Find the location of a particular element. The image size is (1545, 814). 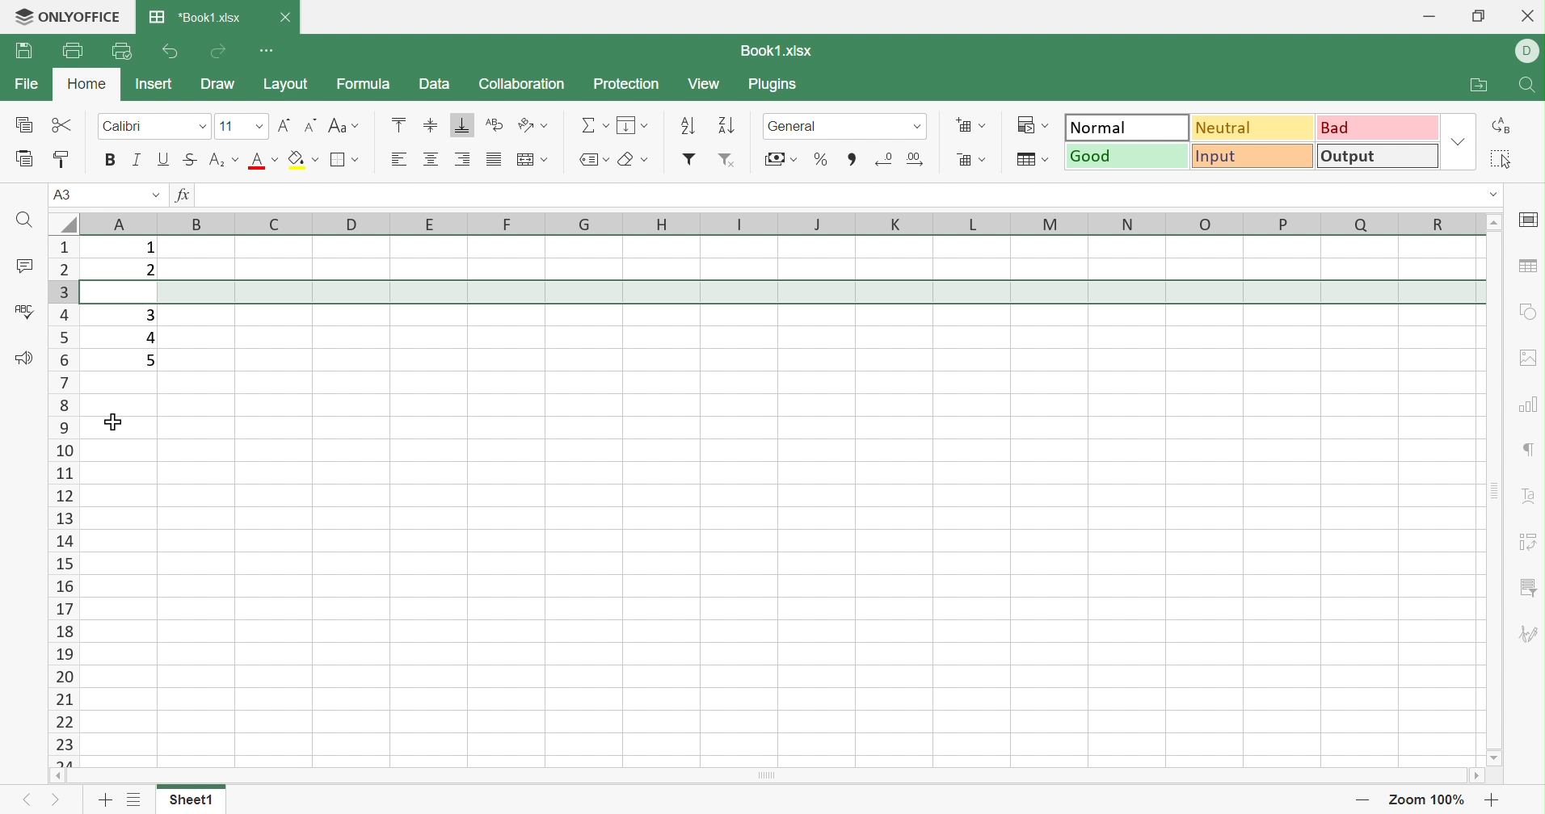

Drop Down is located at coordinates (156, 195).